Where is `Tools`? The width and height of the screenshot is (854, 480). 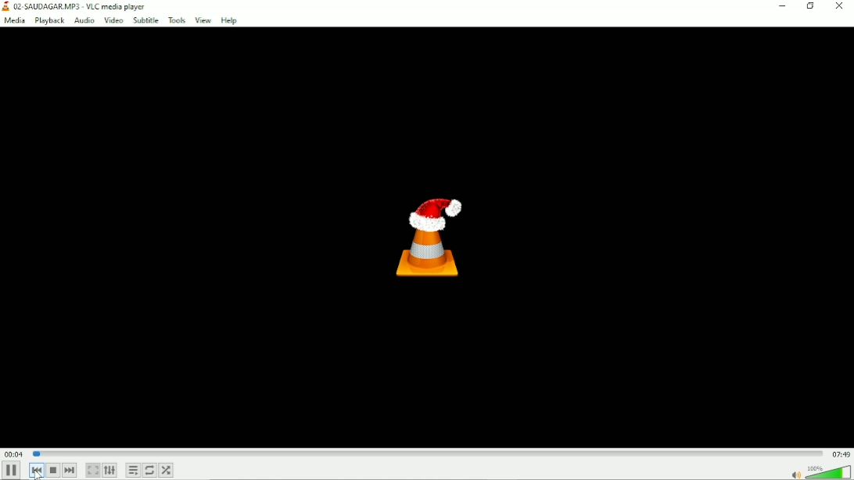 Tools is located at coordinates (175, 20).